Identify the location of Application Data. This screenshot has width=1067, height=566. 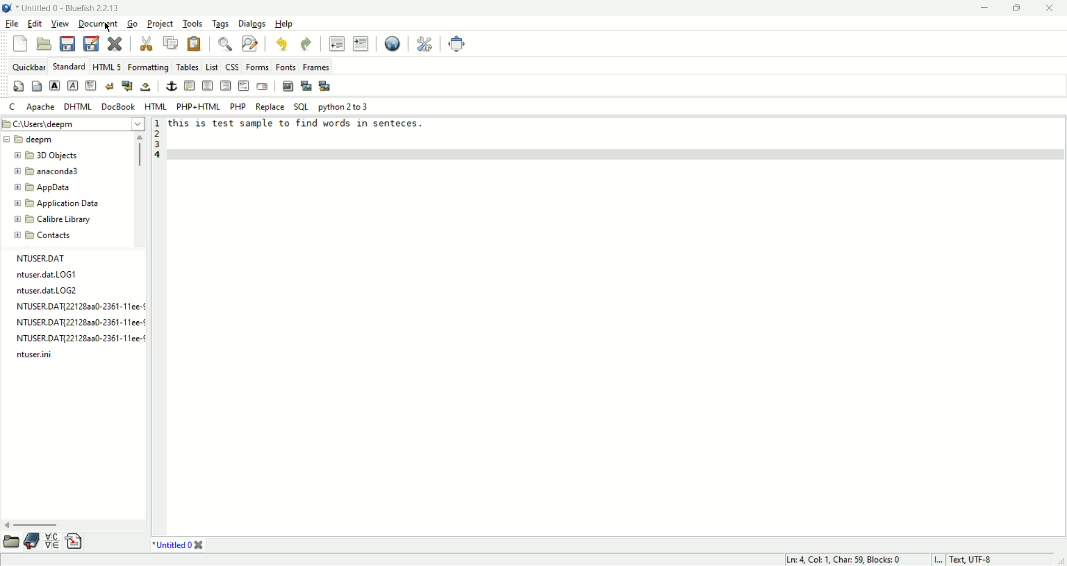
(66, 204).